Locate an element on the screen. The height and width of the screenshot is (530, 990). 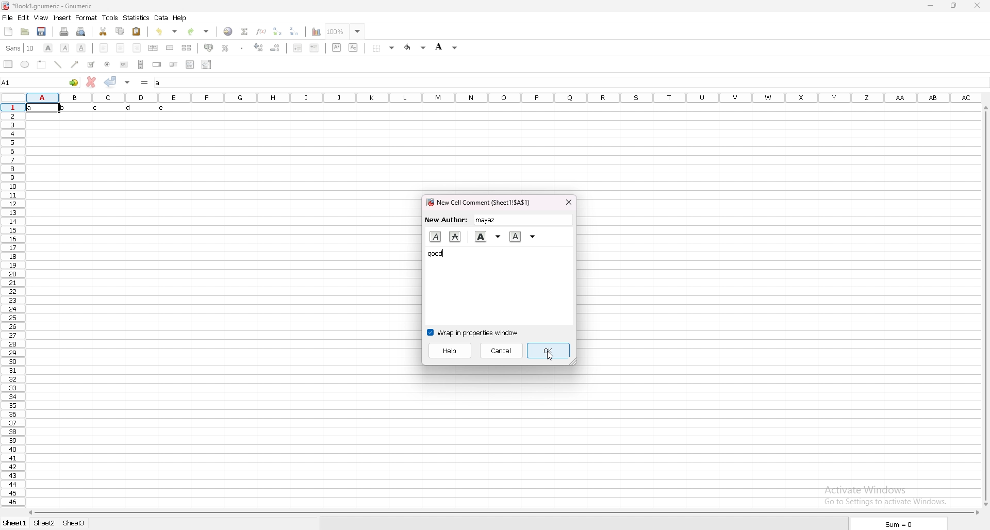
split merged cells is located at coordinates (187, 47).